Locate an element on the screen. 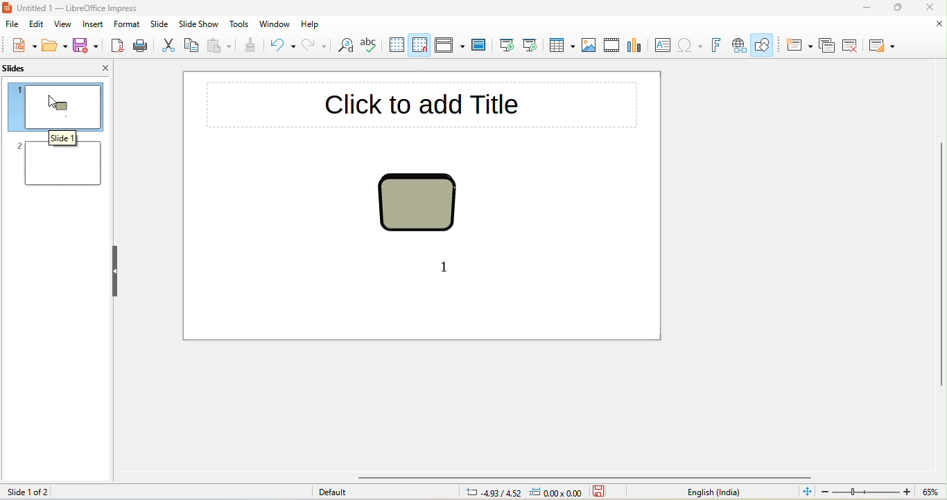  slide is located at coordinates (158, 25).